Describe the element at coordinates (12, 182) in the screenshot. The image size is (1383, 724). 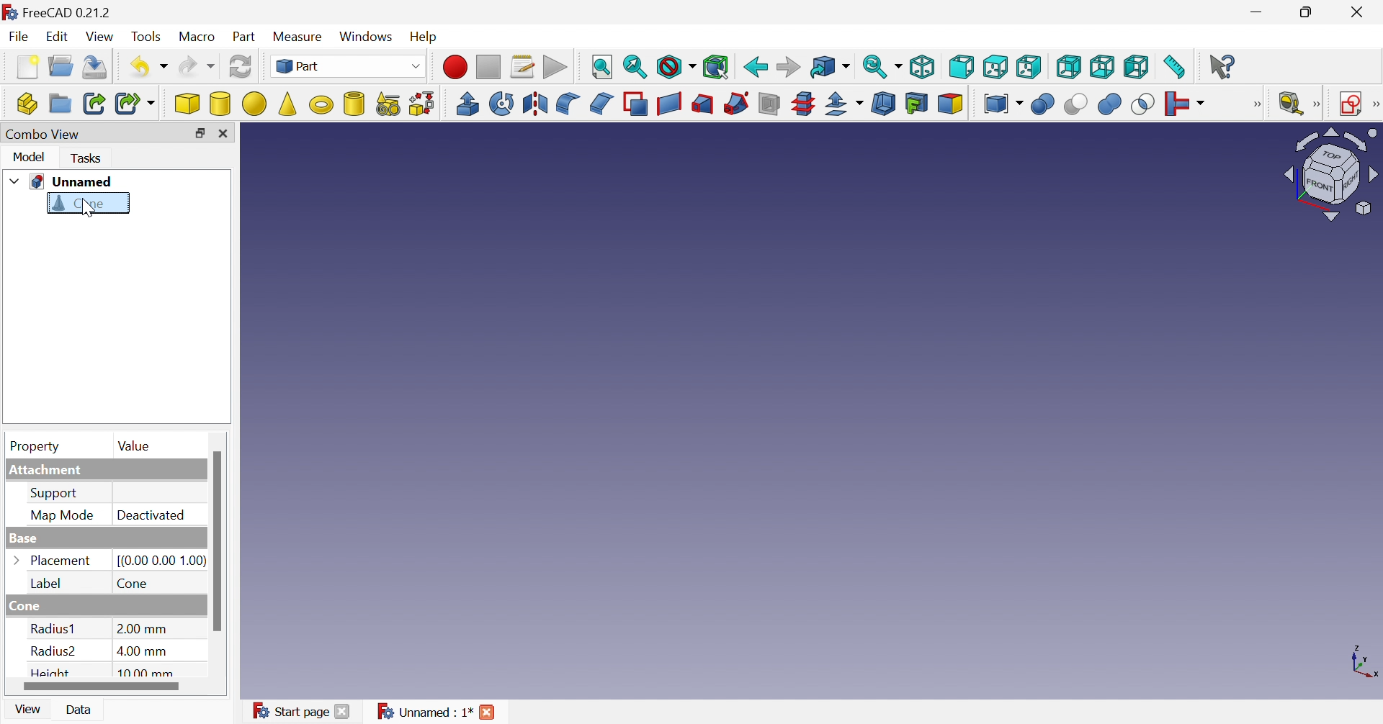
I see `Drop down` at that location.